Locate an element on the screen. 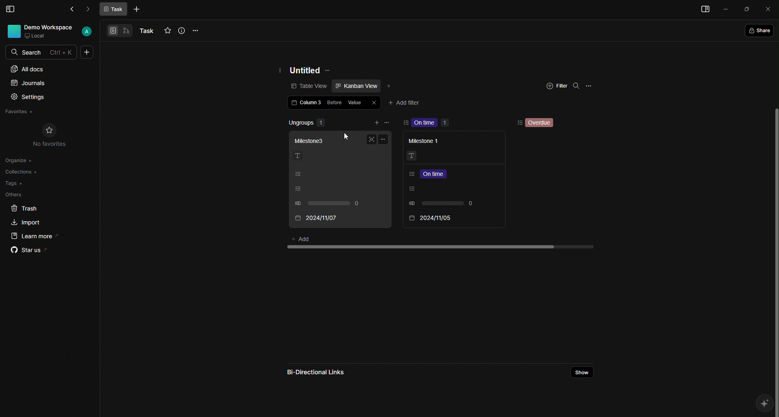 This screenshot has height=417, width=779. Search is located at coordinates (42, 52).